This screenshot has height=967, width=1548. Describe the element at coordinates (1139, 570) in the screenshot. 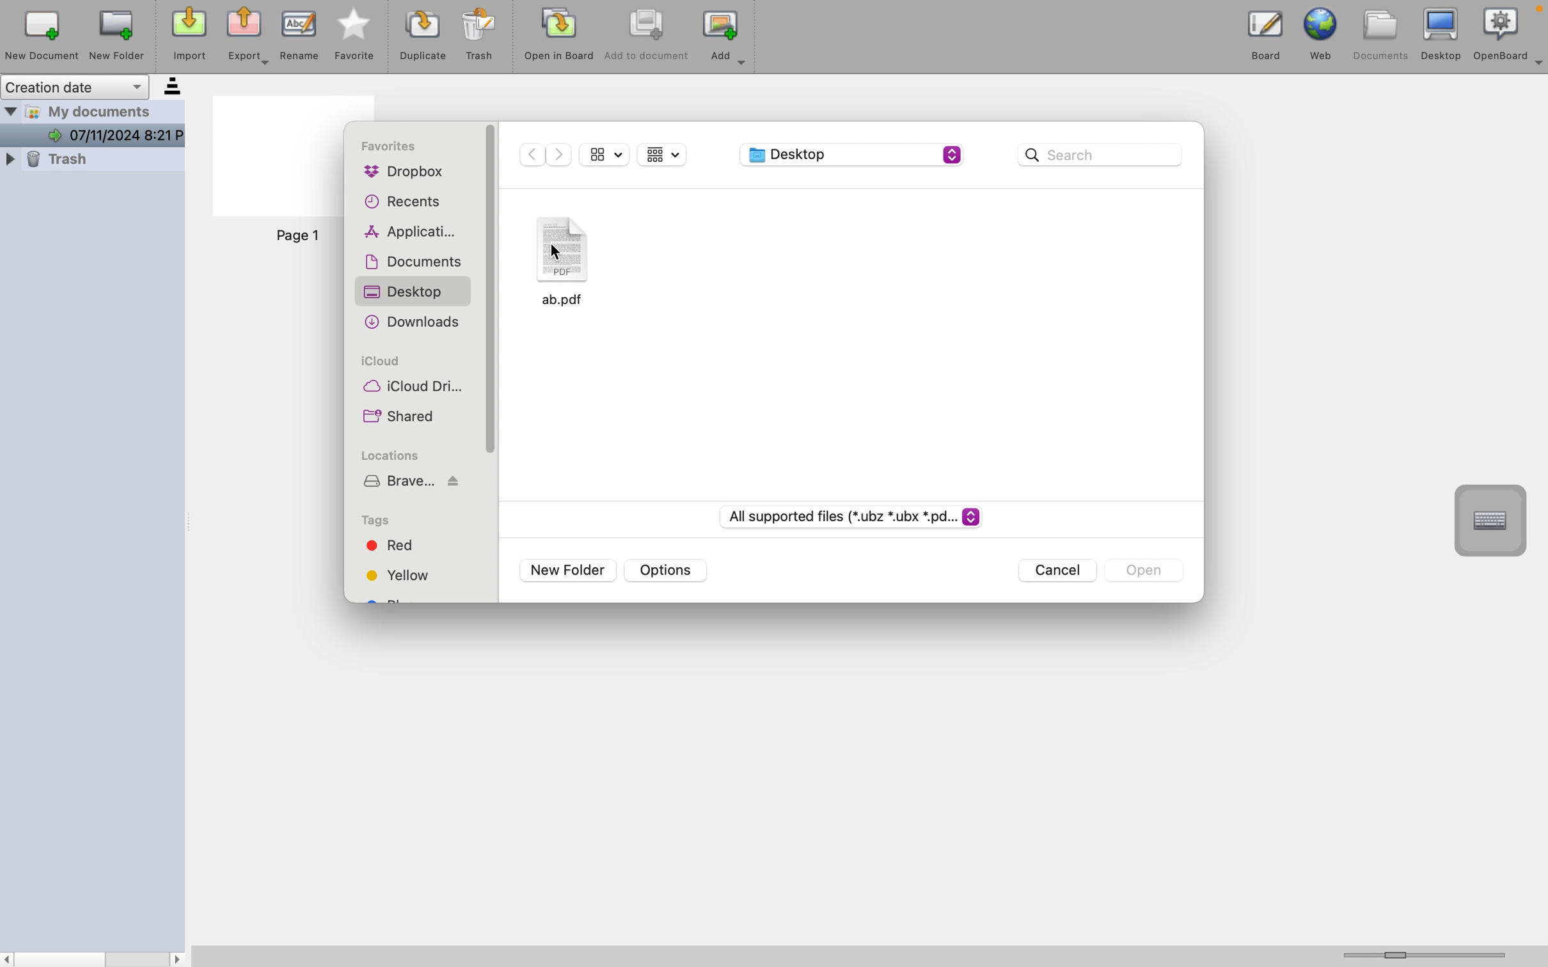

I see `open` at that location.